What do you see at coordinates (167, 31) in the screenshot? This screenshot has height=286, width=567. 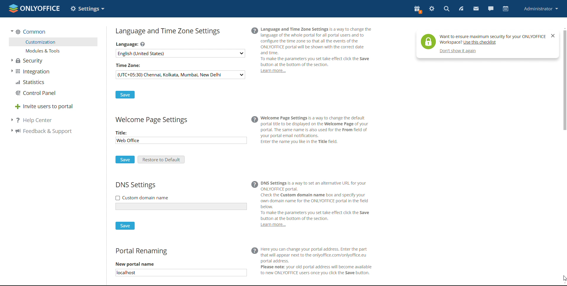 I see `language and timezone settings` at bounding box center [167, 31].